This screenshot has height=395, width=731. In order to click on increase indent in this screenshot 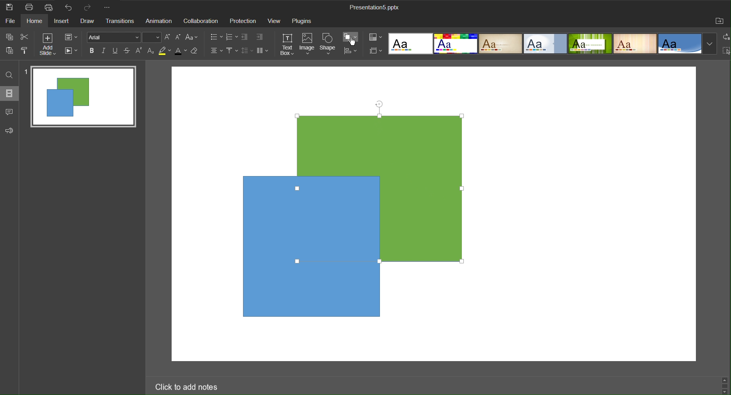, I will do `click(261, 36)`.